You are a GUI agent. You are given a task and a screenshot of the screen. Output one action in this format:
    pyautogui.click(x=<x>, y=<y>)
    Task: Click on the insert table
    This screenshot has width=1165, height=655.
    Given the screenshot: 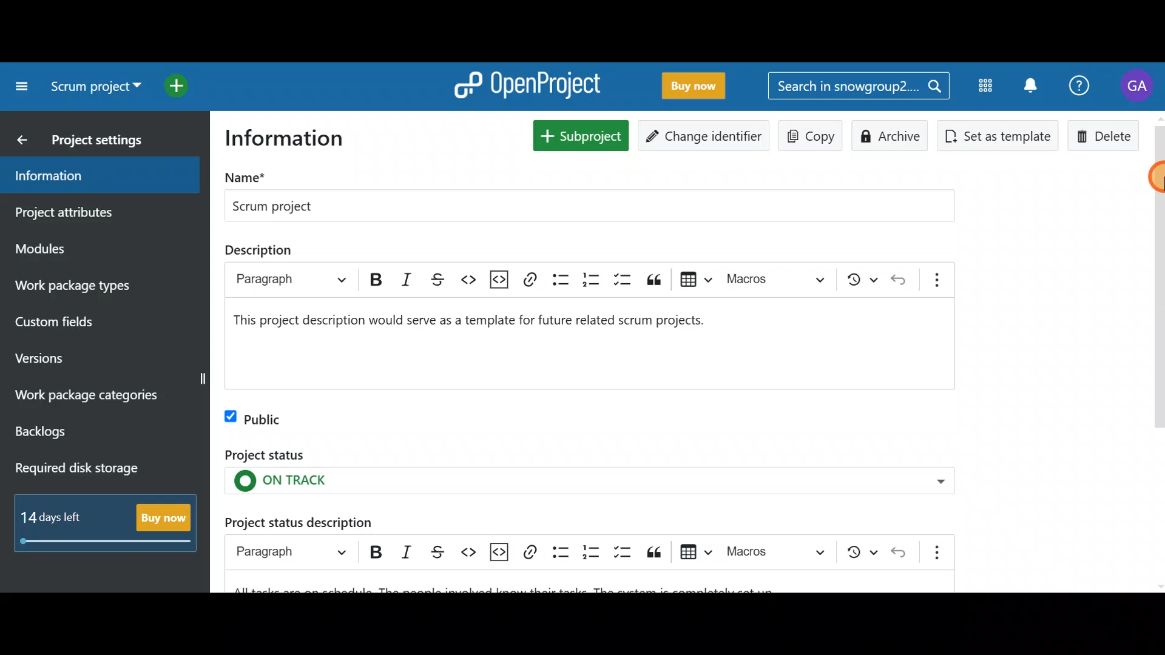 What is the action you would take?
    pyautogui.click(x=697, y=279)
    